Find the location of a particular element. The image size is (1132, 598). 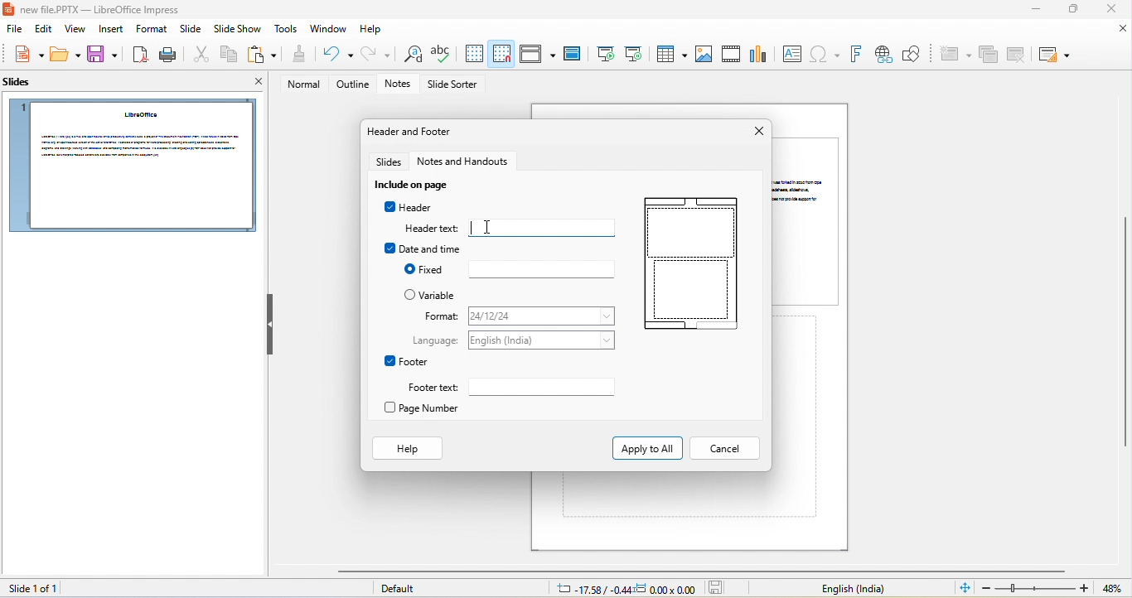

text box is located at coordinates (791, 54).